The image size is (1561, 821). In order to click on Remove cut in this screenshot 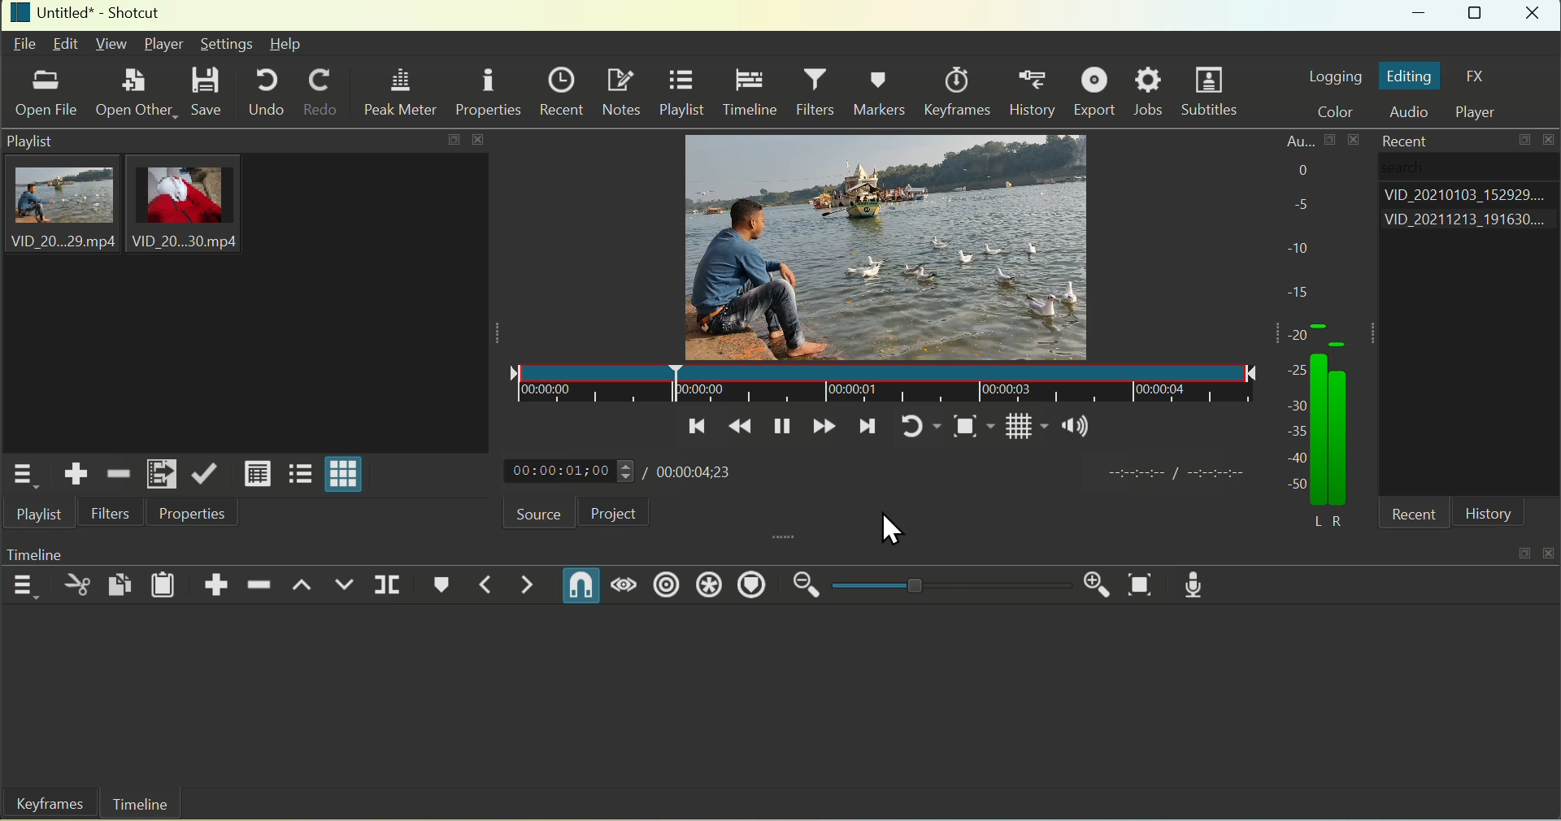, I will do `click(117, 472)`.